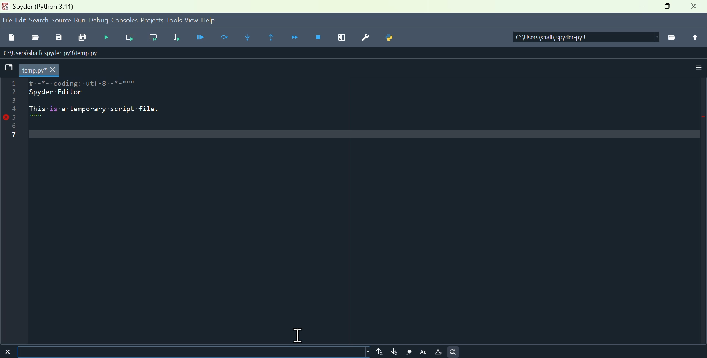 The width and height of the screenshot is (707, 358). Describe the element at coordinates (296, 37) in the screenshot. I see `Continue execution until next function` at that location.